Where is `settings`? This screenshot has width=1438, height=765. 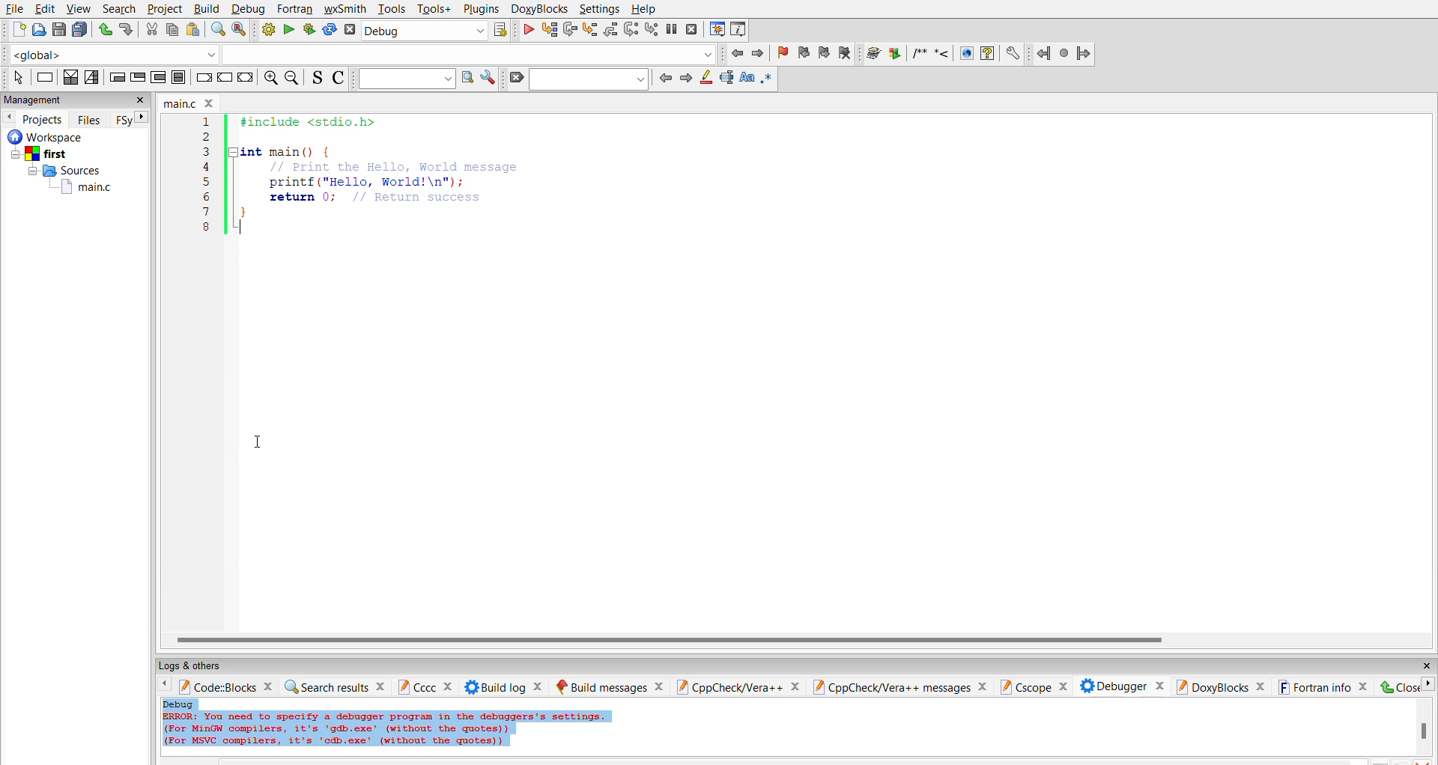
settings is located at coordinates (598, 9).